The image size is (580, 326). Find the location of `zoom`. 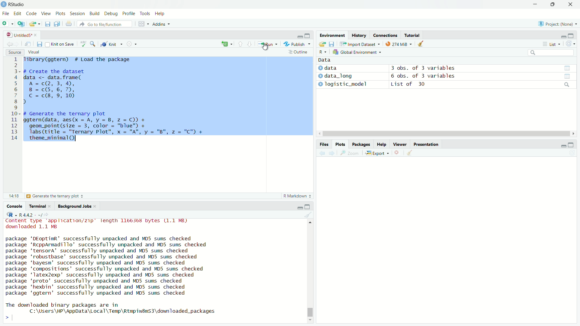

zoom is located at coordinates (351, 154).